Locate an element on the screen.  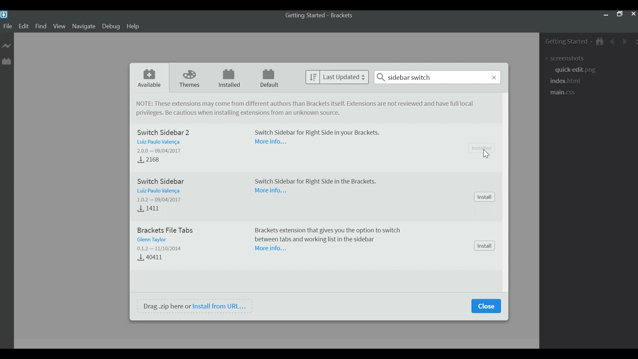
Version - Date Released is located at coordinates (161, 249).